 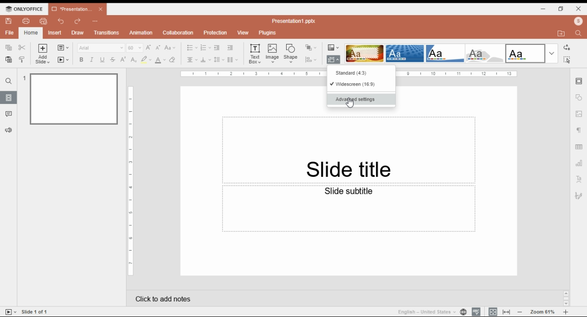 I want to click on Slide 1 of 1, so click(x=36, y=312).